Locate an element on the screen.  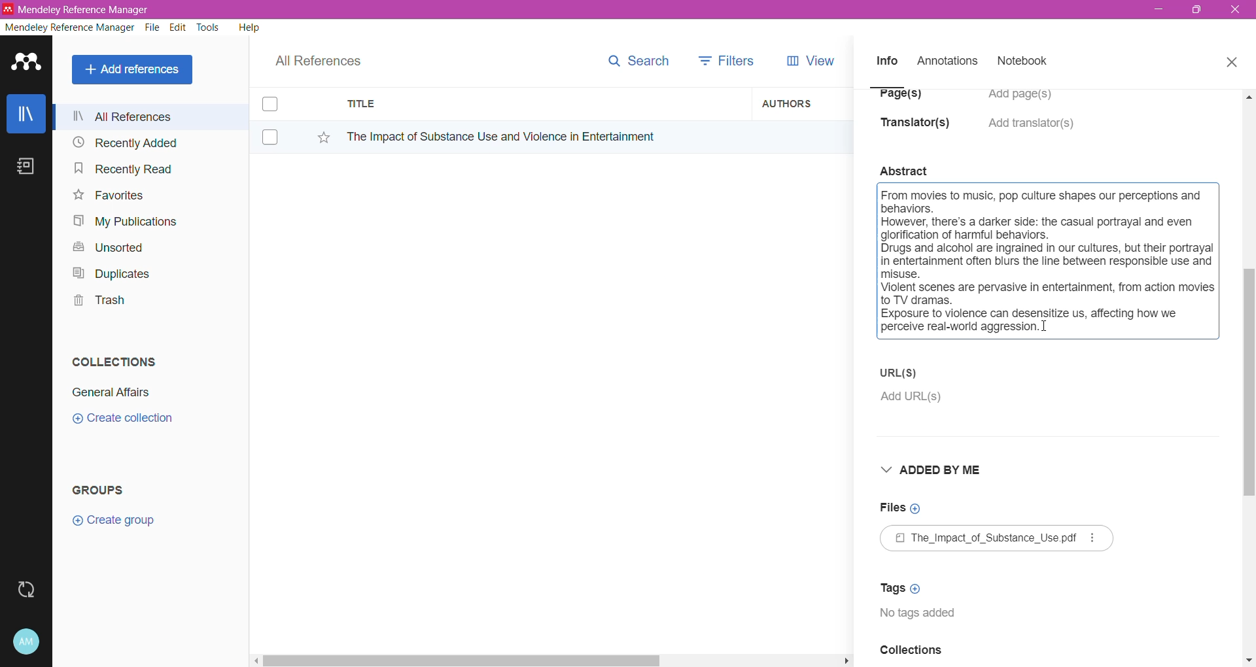
Collections is located at coordinates (911, 654).